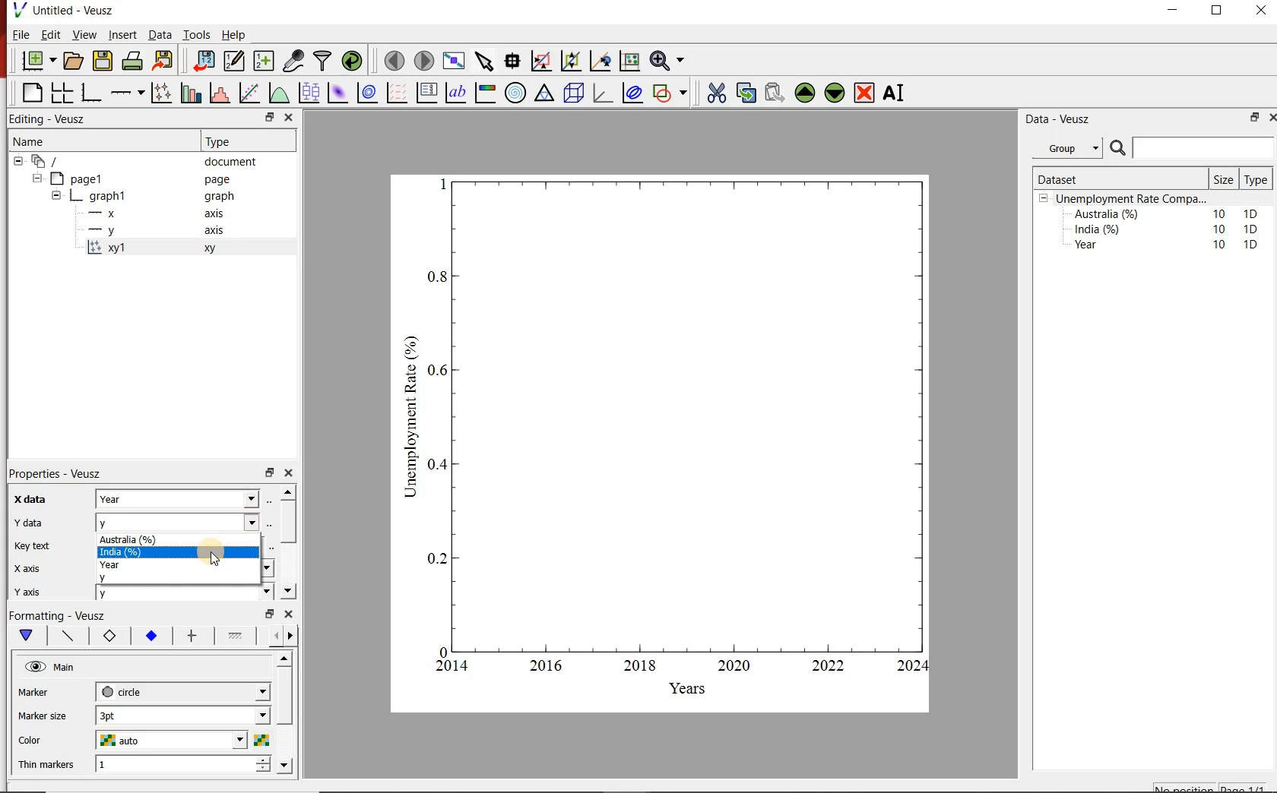 This screenshot has width=1277, height=793. I want to click on move up, so click(286, 659).